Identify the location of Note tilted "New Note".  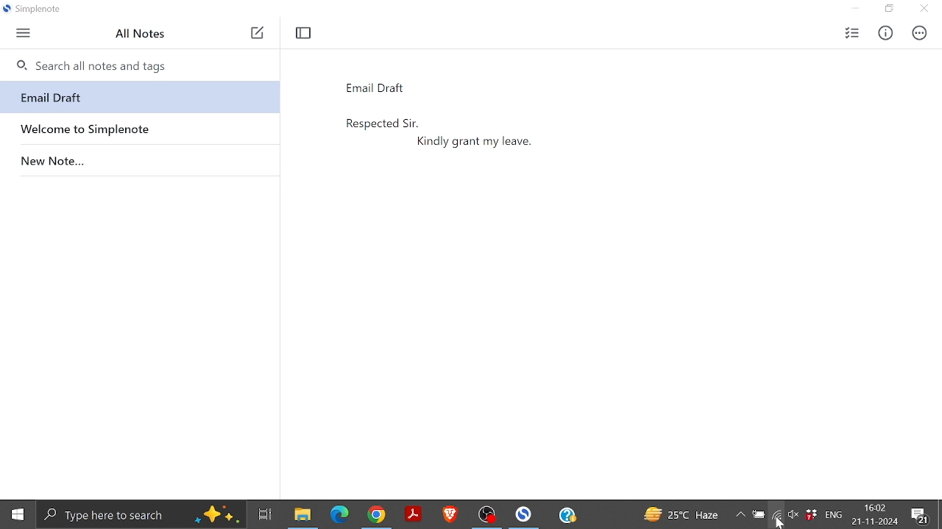
(138, 158).